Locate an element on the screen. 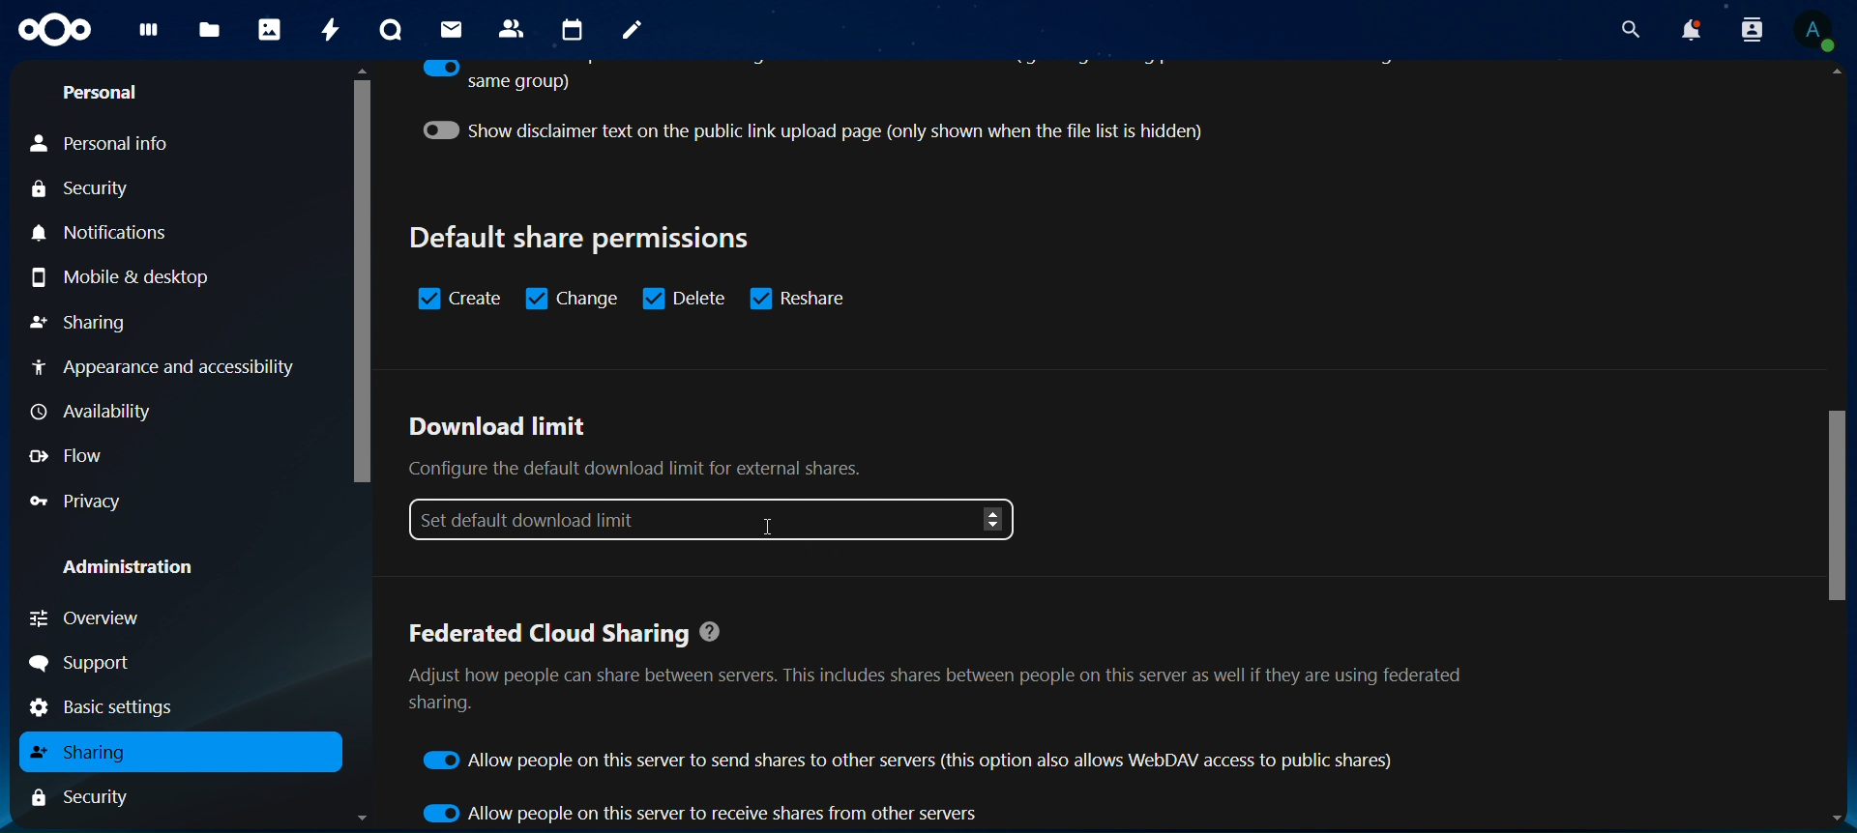 The height and width of the screenshot is (833, 1857). sharing is located at coordinates (81, 752).